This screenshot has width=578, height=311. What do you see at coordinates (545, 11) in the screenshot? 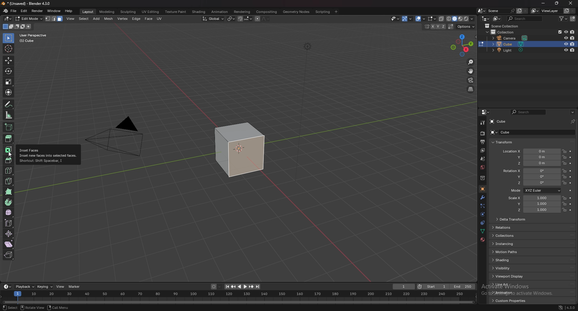
I see `view layer` at bounding box center [545, 11].